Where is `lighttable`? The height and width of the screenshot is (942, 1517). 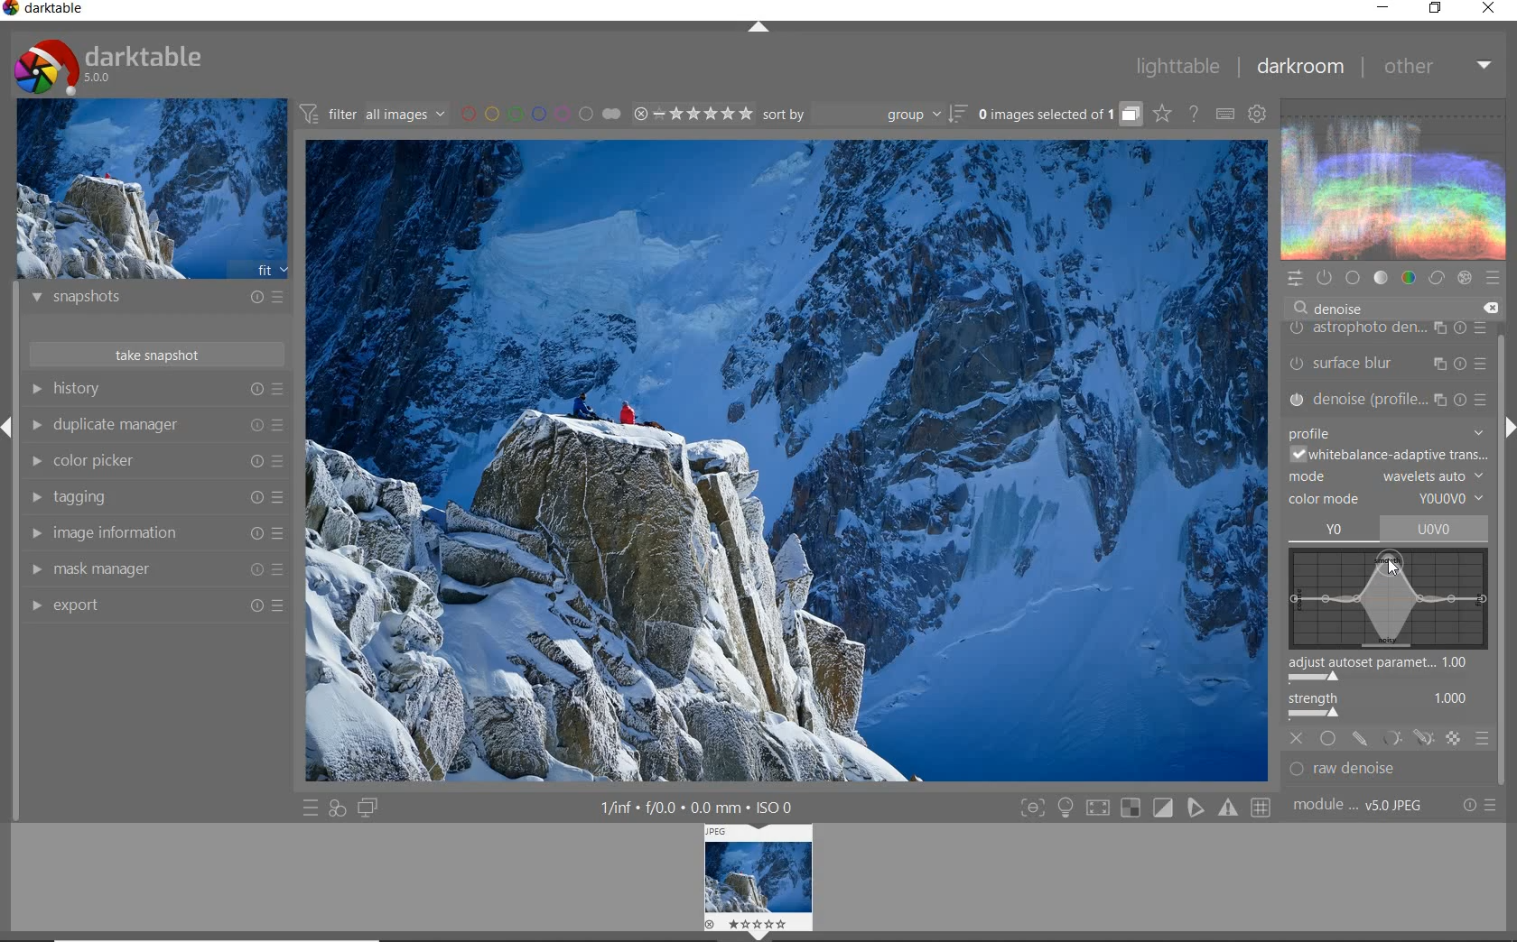 lighttable is located at coordinates (1178, 65).